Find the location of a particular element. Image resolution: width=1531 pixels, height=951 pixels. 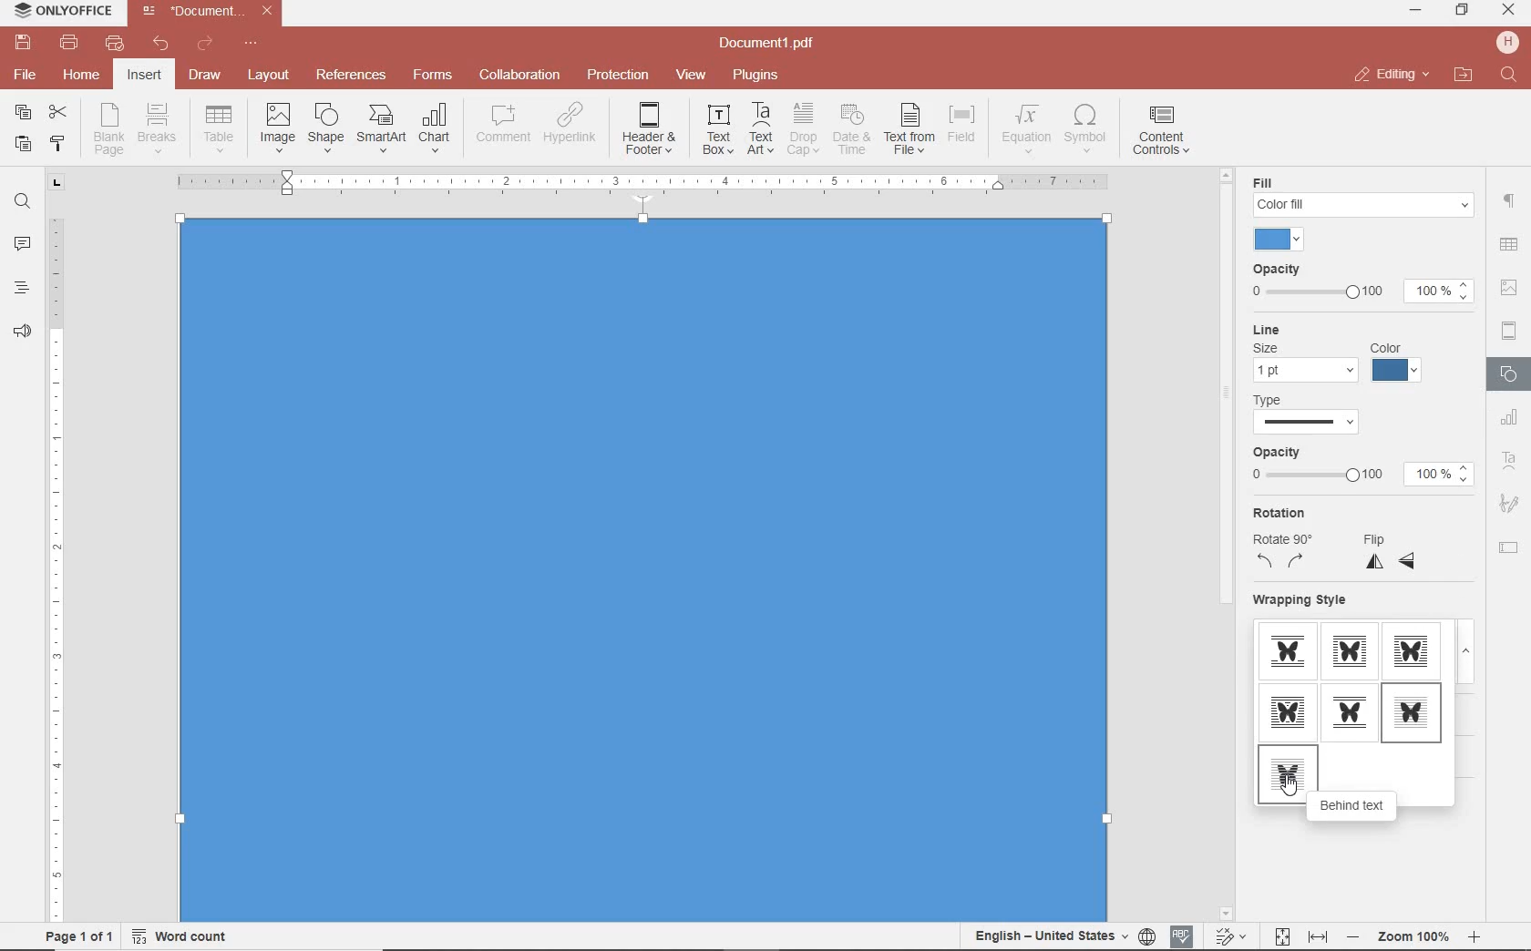

TEXT ART is located at coordinates (1510, 463).